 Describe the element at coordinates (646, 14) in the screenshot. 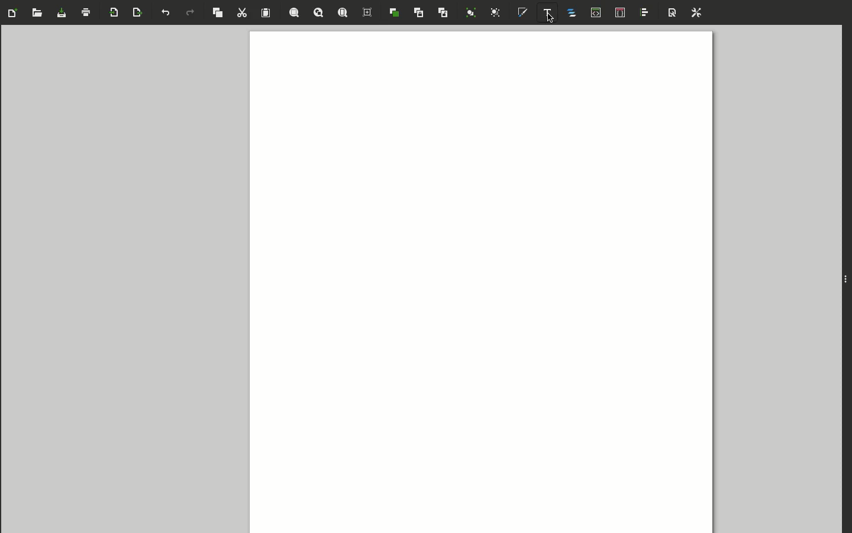

I see `Align and distribute` at that location.